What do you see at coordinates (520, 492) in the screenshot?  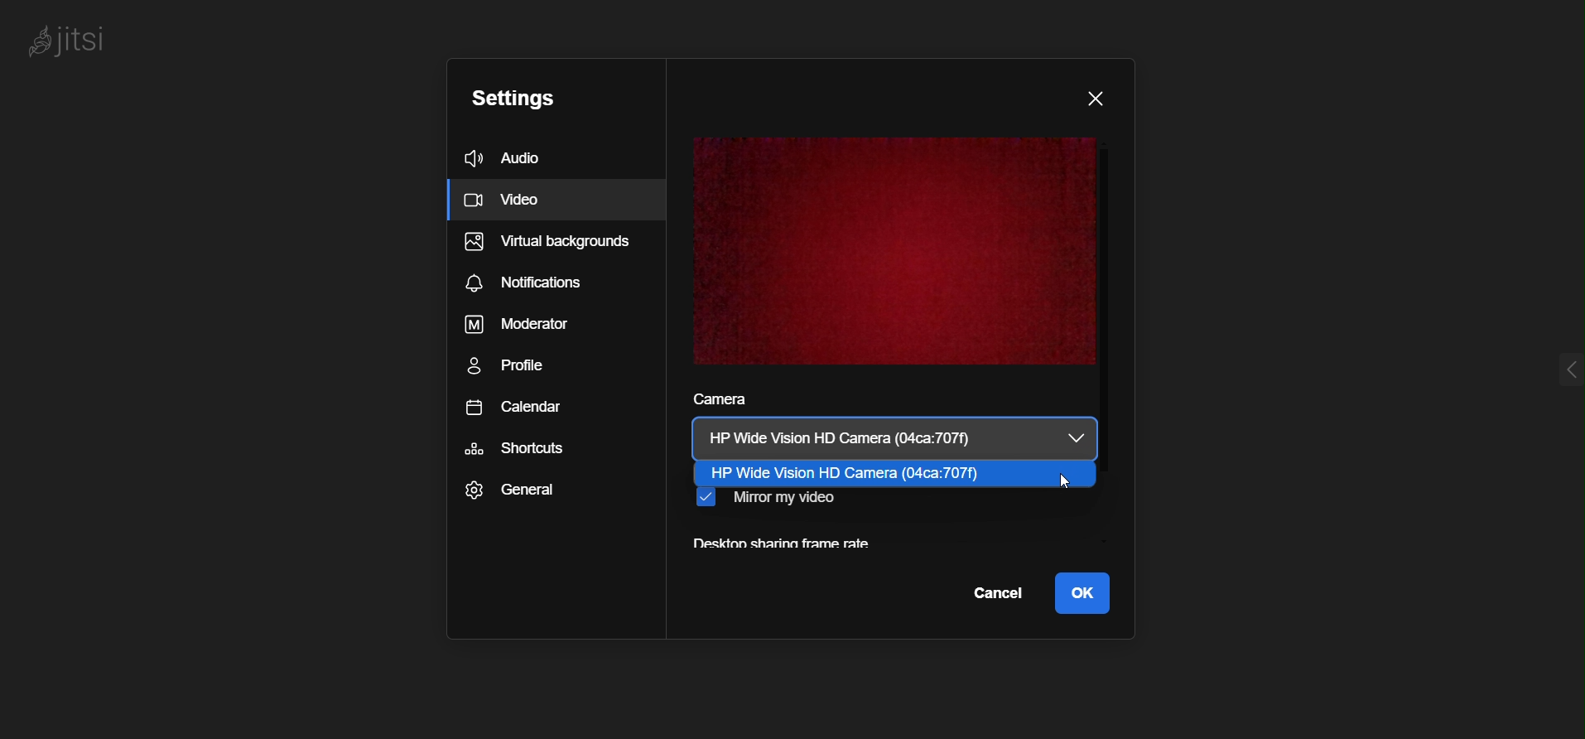 I see `general` at bounding box center [520, 492].